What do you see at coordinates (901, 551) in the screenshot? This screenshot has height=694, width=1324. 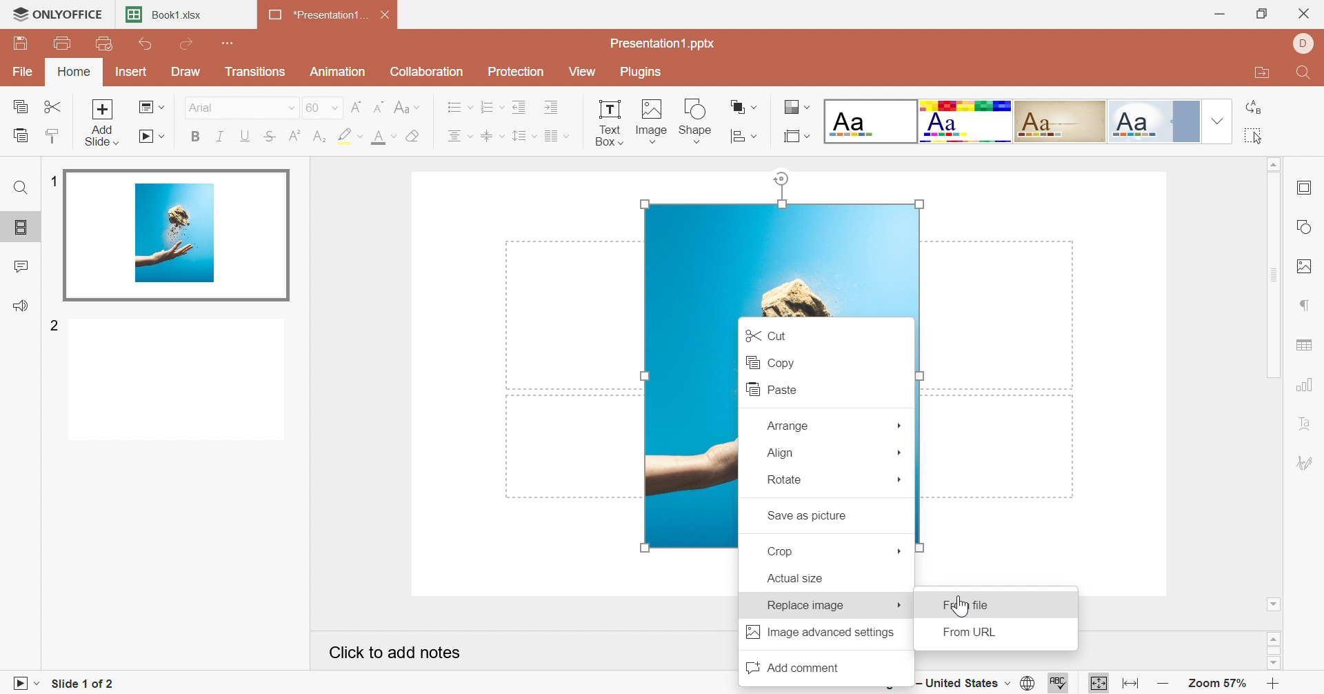 I see `Drop Down` at bounding box center [901, 551].